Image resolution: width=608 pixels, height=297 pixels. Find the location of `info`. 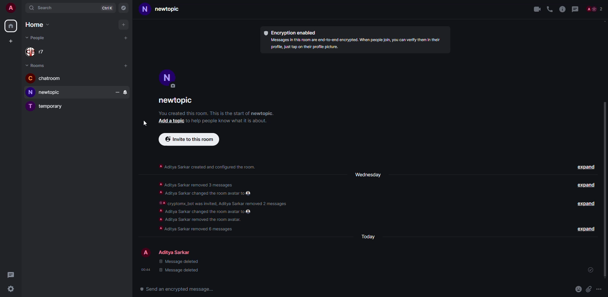

info is located at coordinates (562, 9).